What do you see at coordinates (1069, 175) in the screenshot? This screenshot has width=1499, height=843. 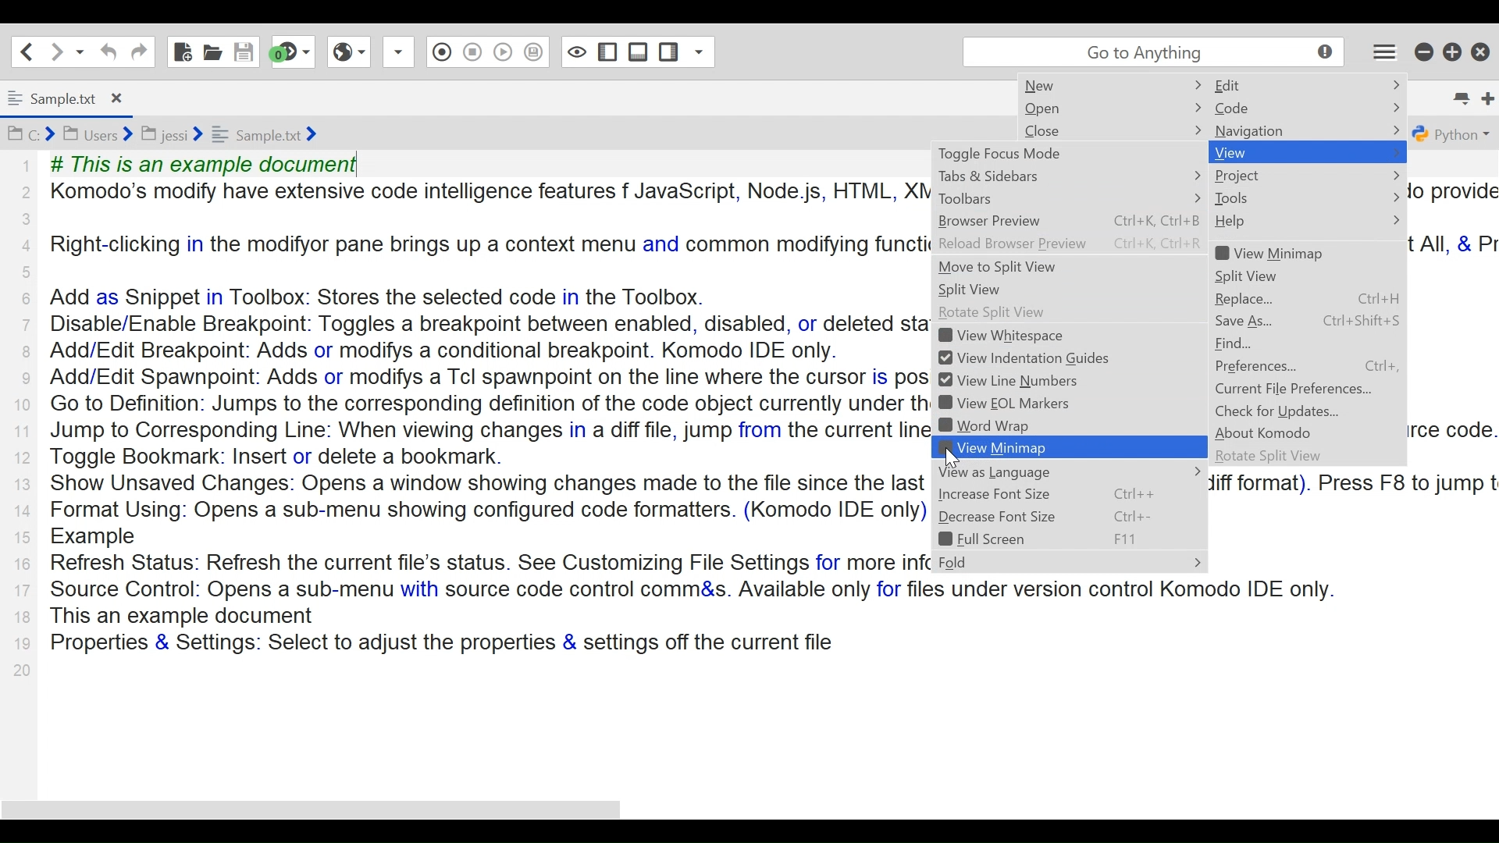 I see `Tabs and Sidebar` at bounding box center [1069, 175].